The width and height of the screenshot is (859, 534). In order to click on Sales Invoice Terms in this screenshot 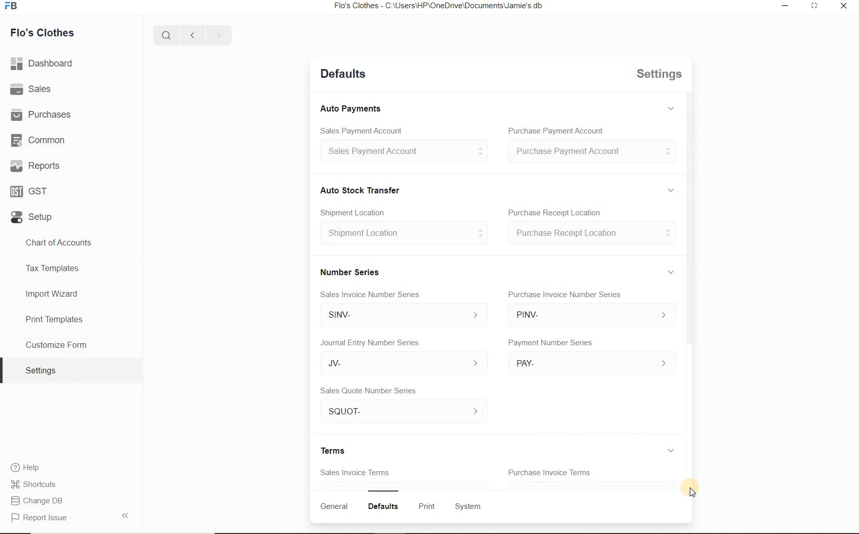, I will do `click(355, 473)`.